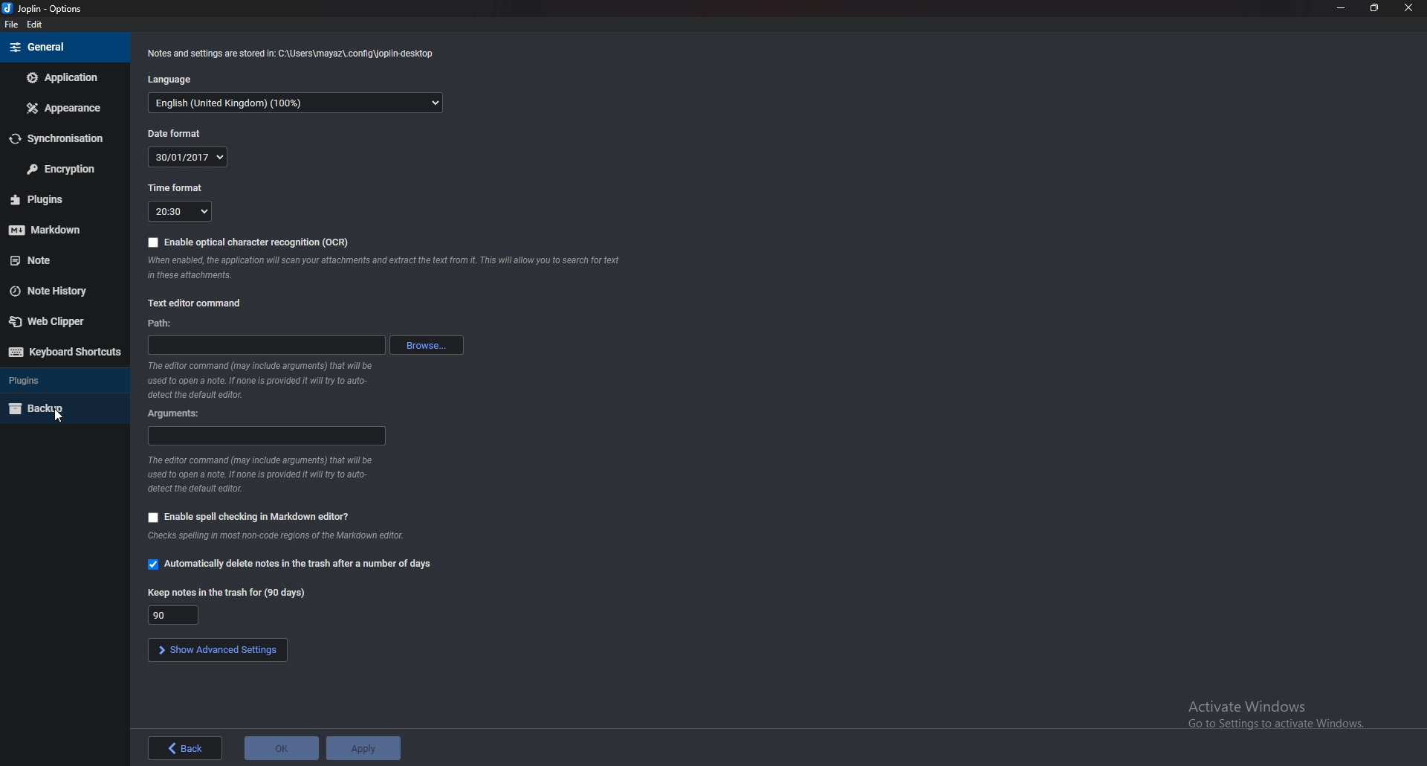 The height and width of the screenshot is (766, 1427). I want to click on Synchronization, so click(59, 139).